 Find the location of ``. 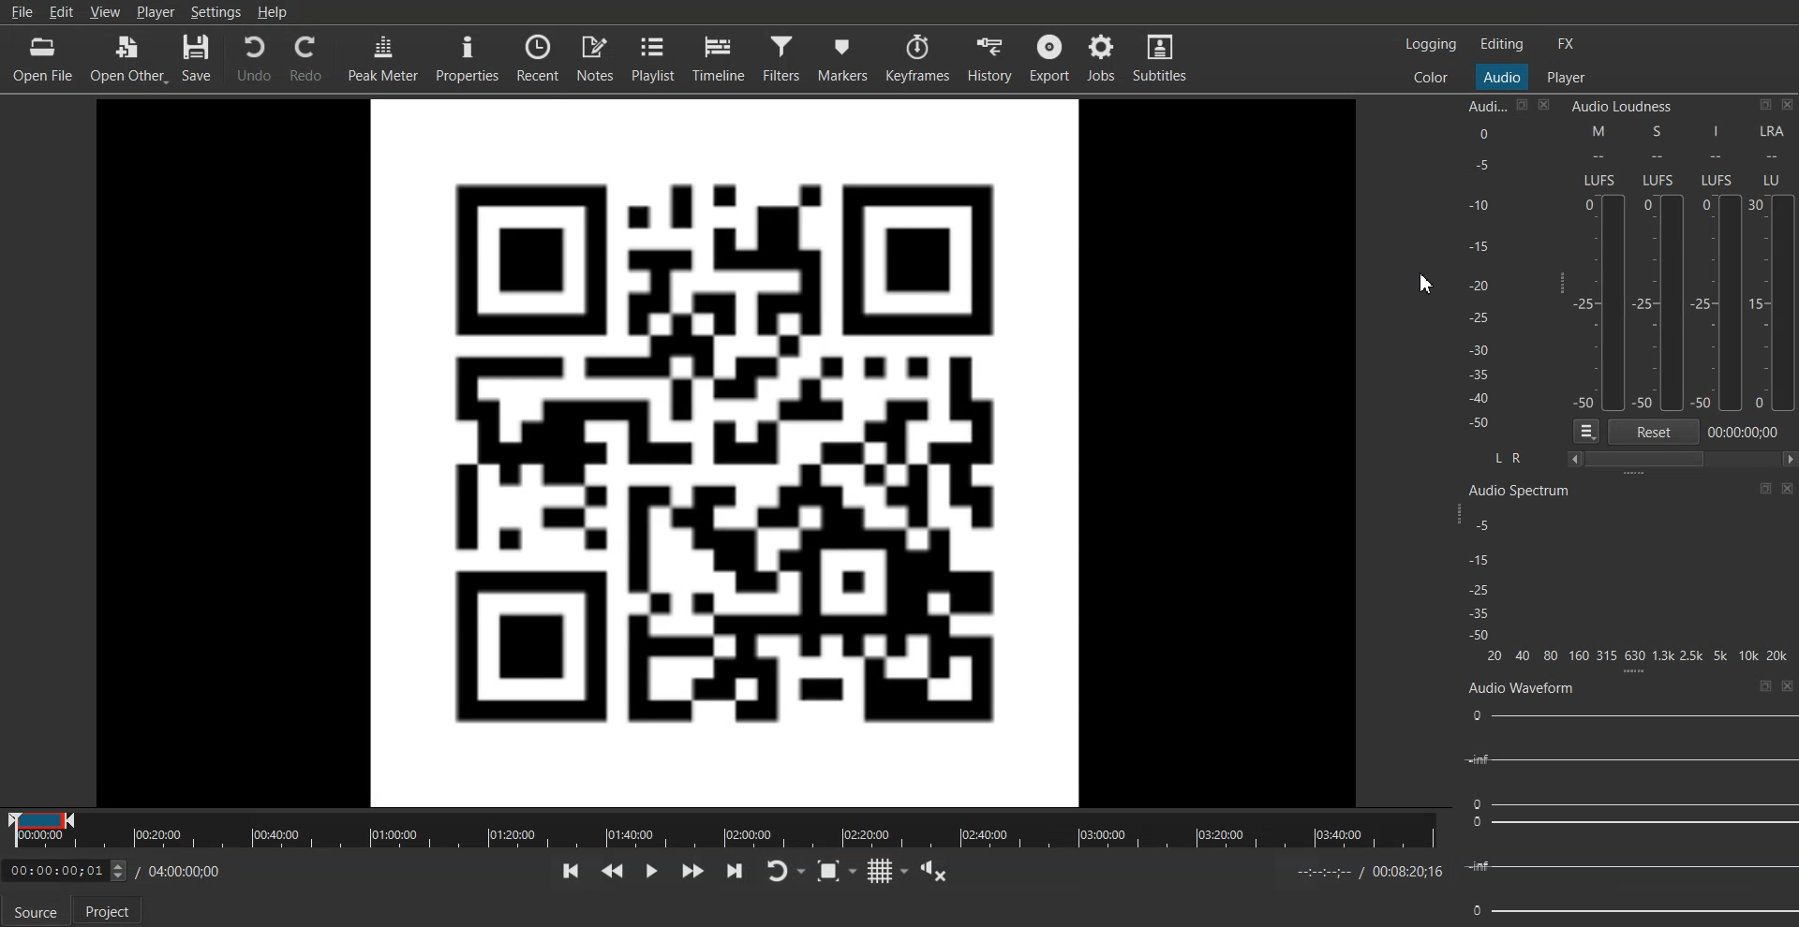

 is located at coordinates (1509, 459).